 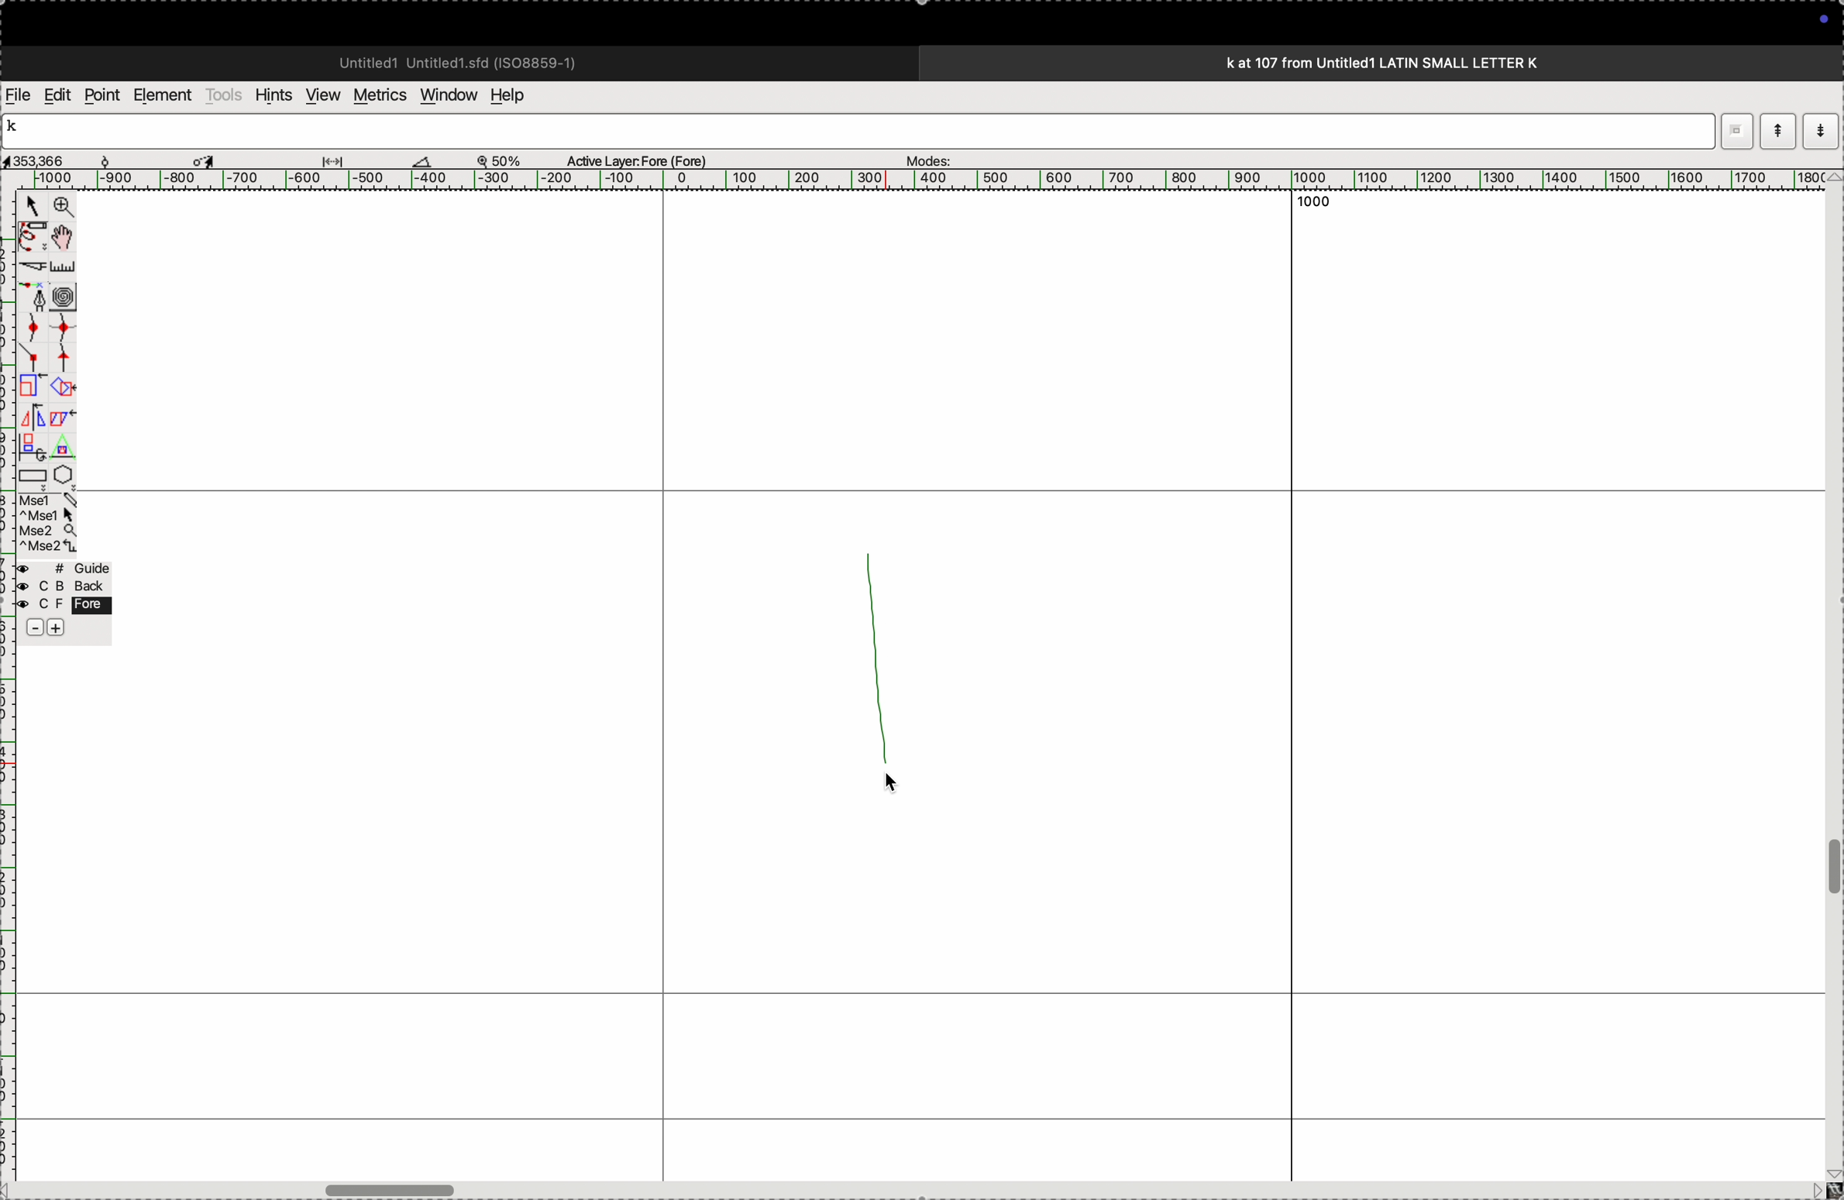 What do you see at coordinates (46, 343) in the screenshot?
I see `spline` at bounding box center [46, 343].